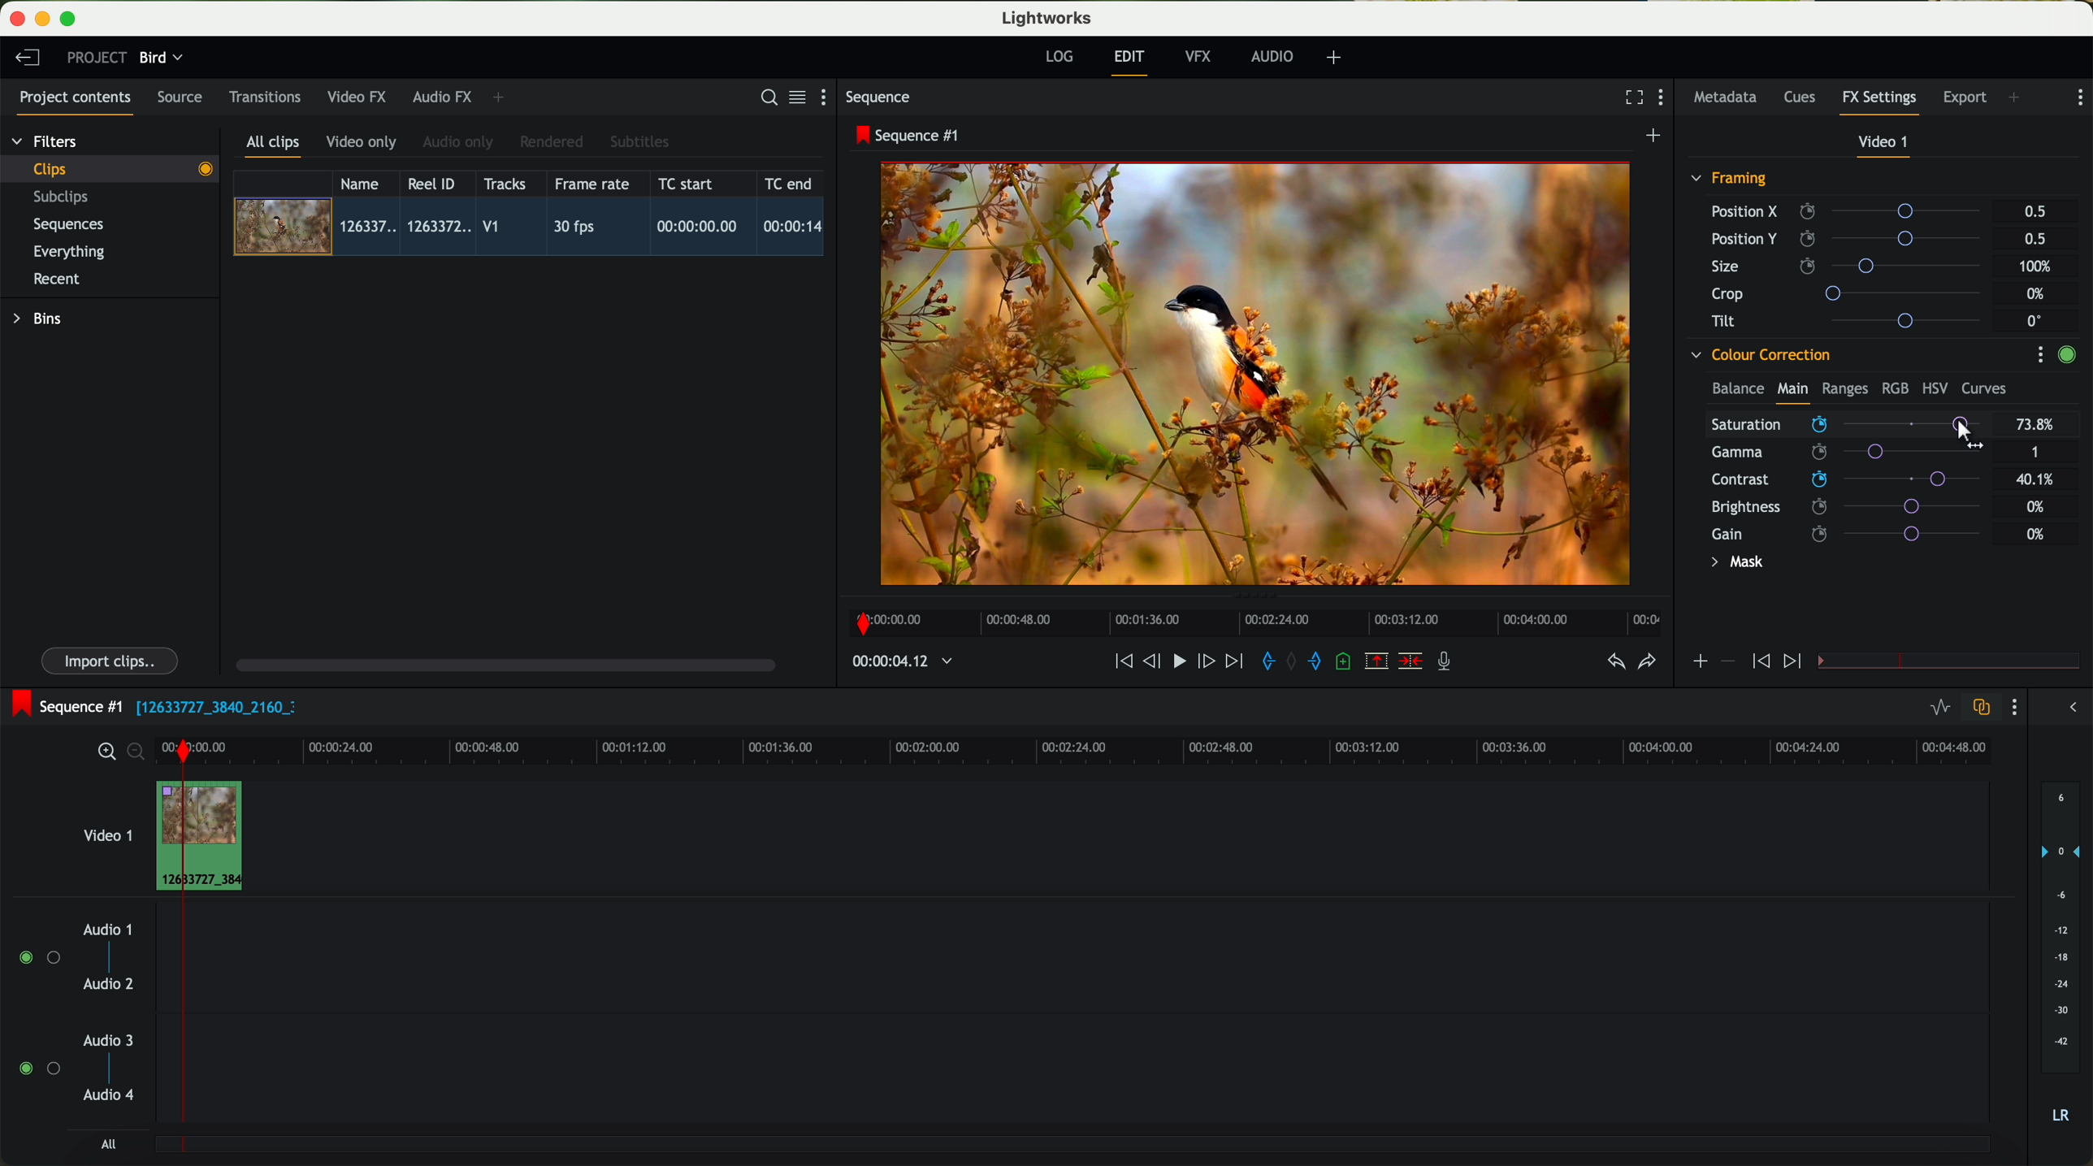  What do you see at coordinates (459, 142) in the screenshot?
I see `audio only` at bounding box center [459, 142].